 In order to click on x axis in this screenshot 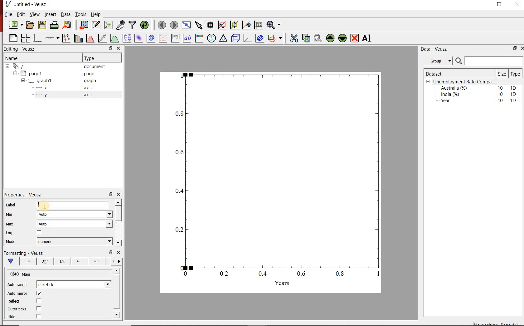, I will do `click(67, 87)`.